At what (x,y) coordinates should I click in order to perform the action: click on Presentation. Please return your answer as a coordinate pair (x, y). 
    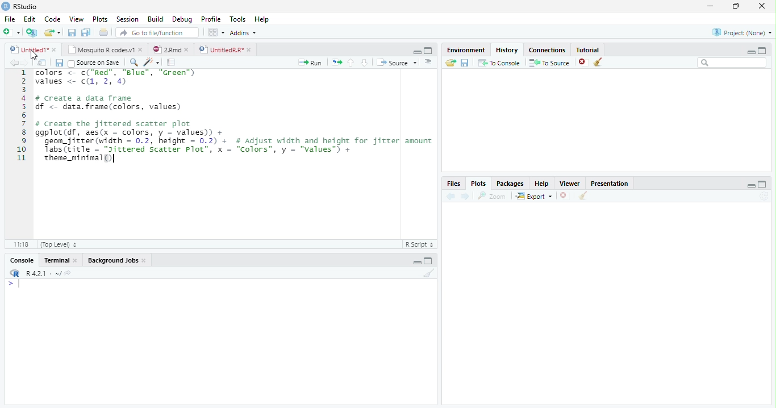
    Looking at the image, I should click on (609, 183).